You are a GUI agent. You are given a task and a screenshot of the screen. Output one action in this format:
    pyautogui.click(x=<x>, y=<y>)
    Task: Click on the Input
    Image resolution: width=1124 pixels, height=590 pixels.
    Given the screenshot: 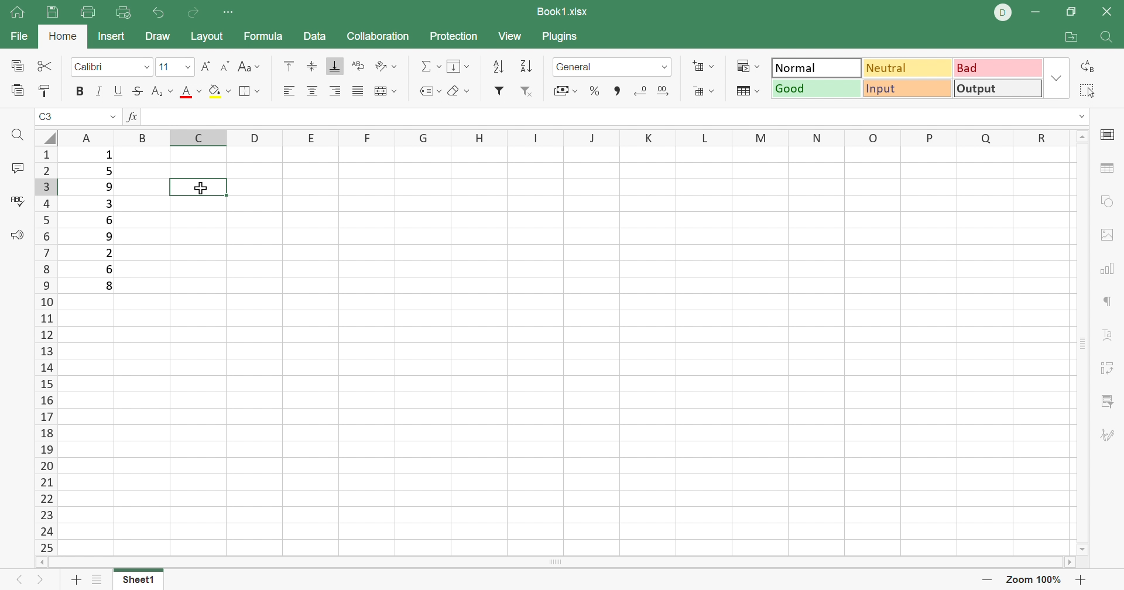 What is the action you would take?
    pyautogui.click(x=908, y=88)
    